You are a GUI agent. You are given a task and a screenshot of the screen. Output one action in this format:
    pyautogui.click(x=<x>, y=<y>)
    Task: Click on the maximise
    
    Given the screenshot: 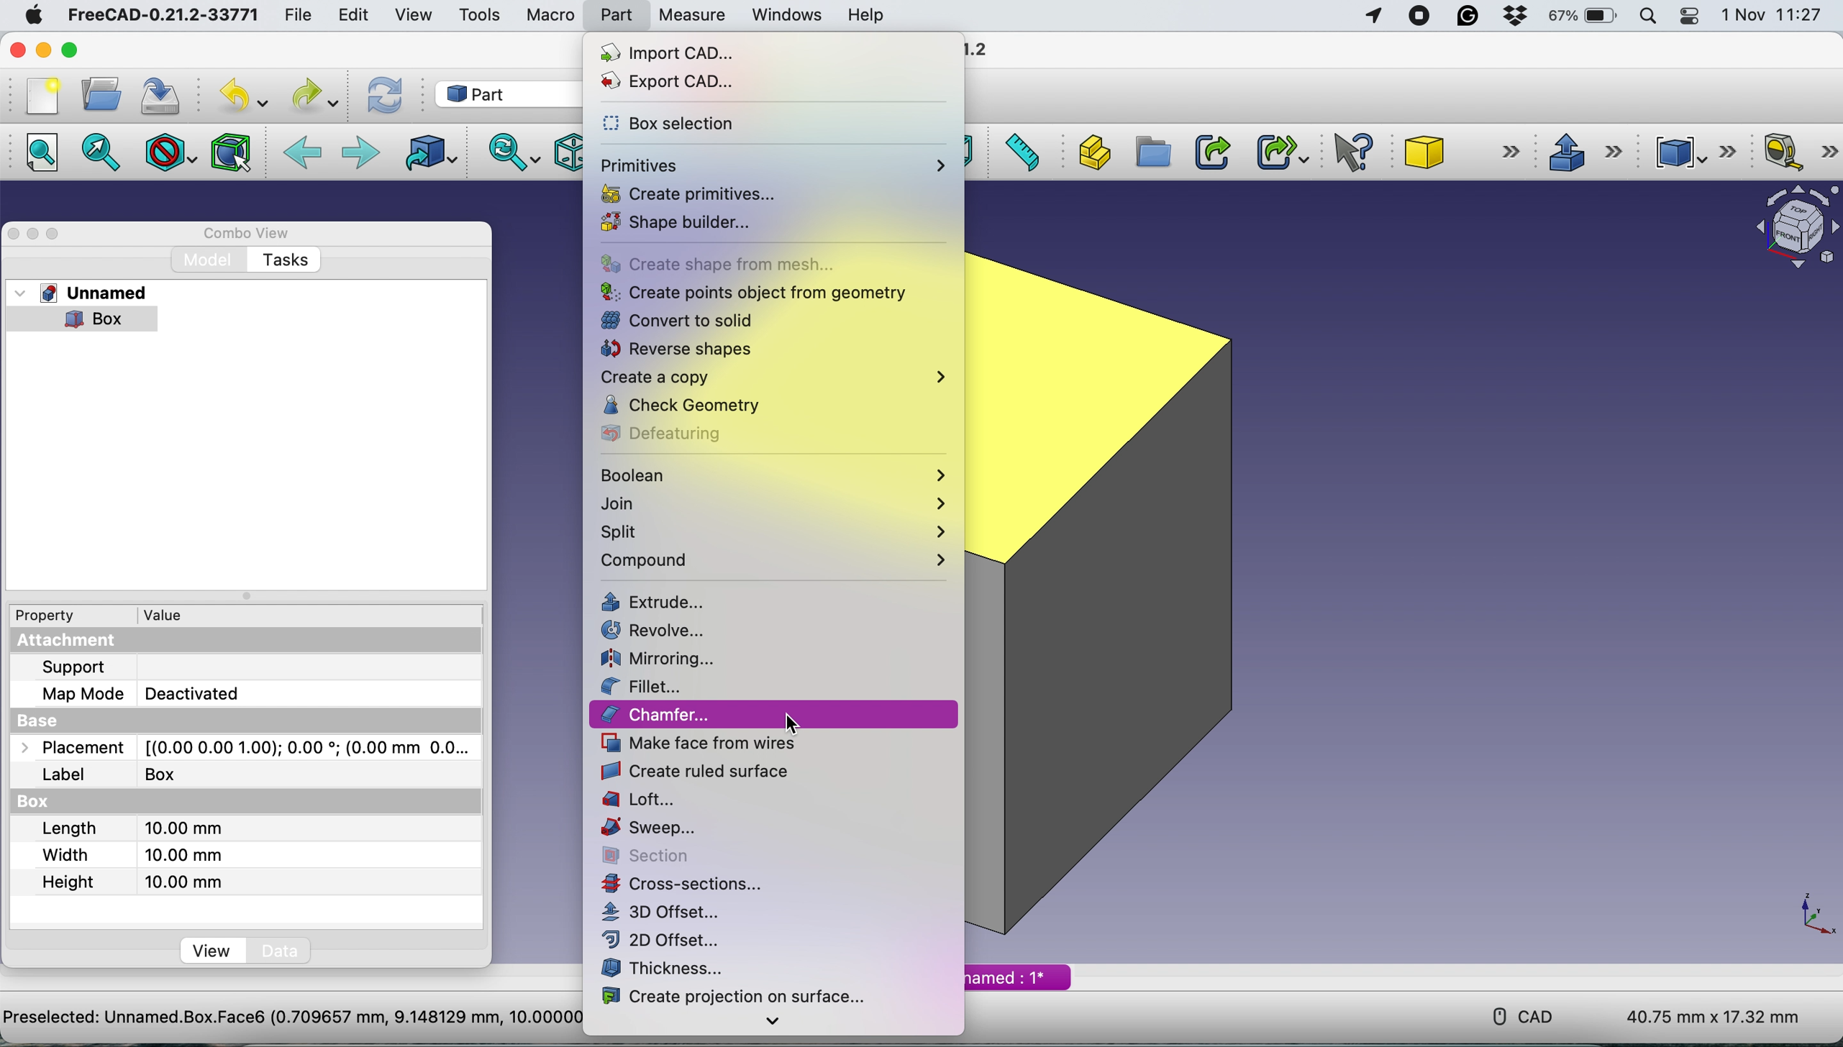 What is the action you would take?
    pyautogui.click(x=57, y=236)
    